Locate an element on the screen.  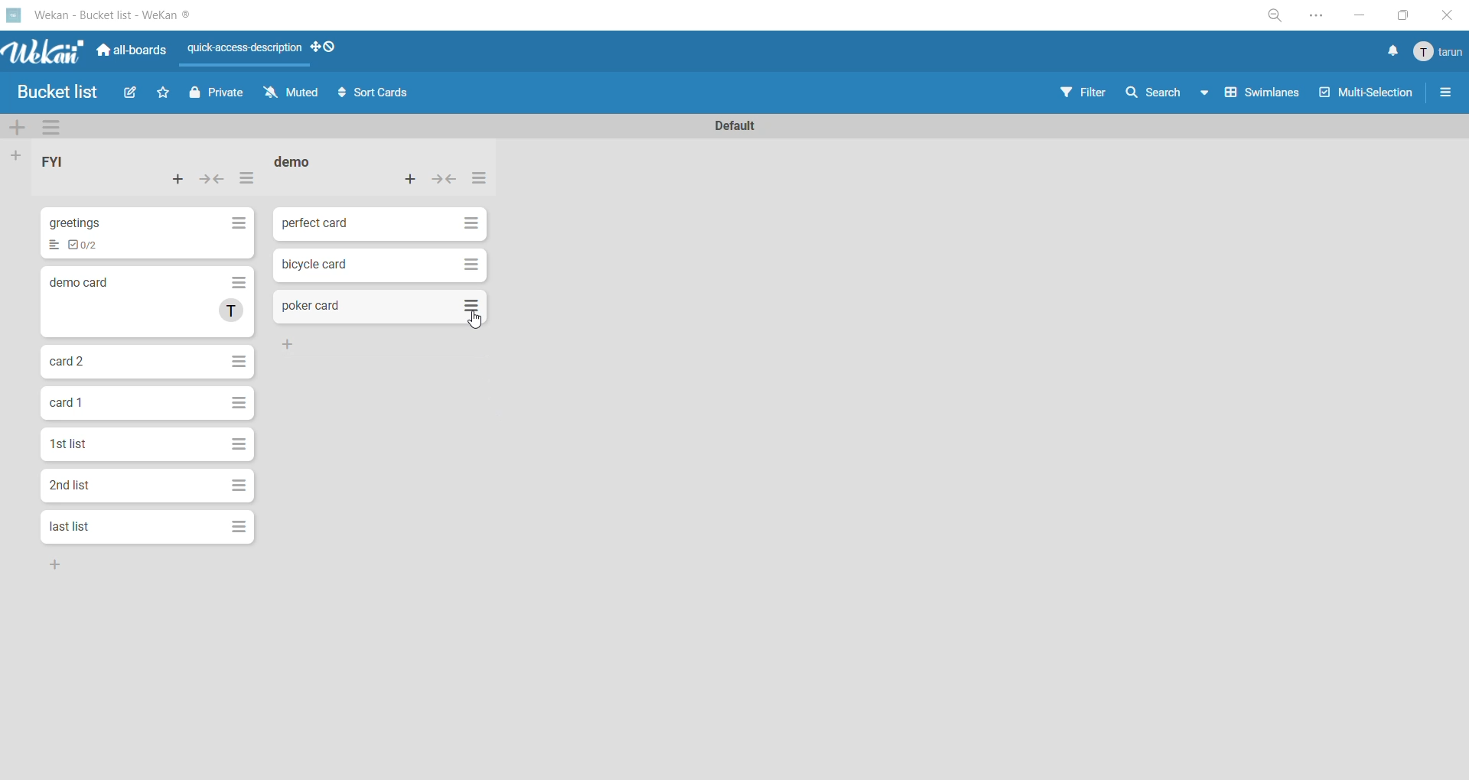
2nd list is located at coordinates (82, 487).